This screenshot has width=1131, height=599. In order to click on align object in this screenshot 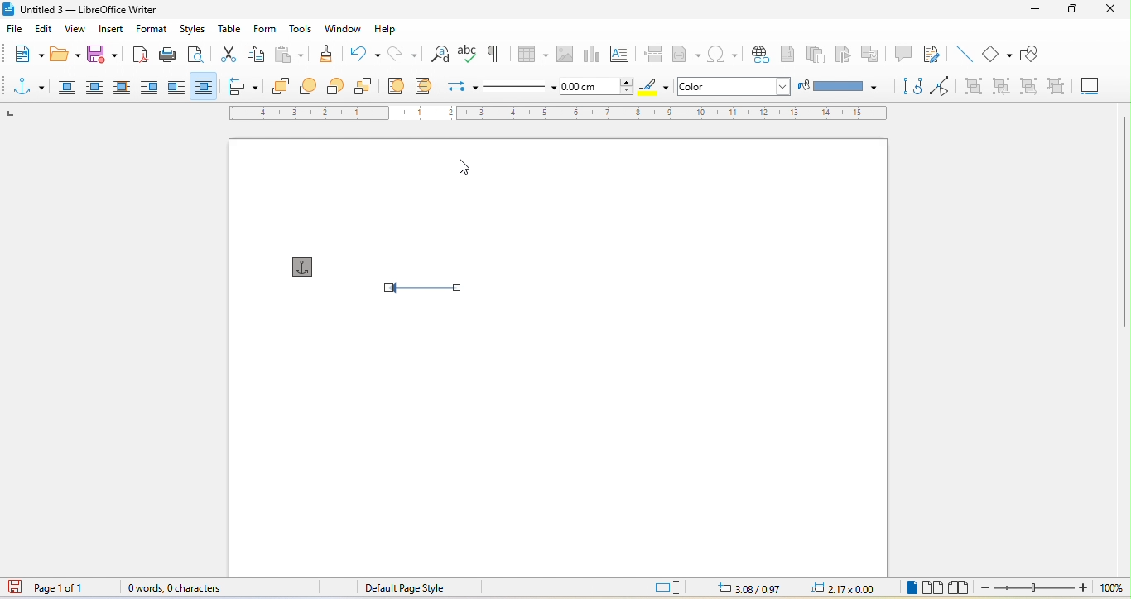, I will do `click(247, 86)`.